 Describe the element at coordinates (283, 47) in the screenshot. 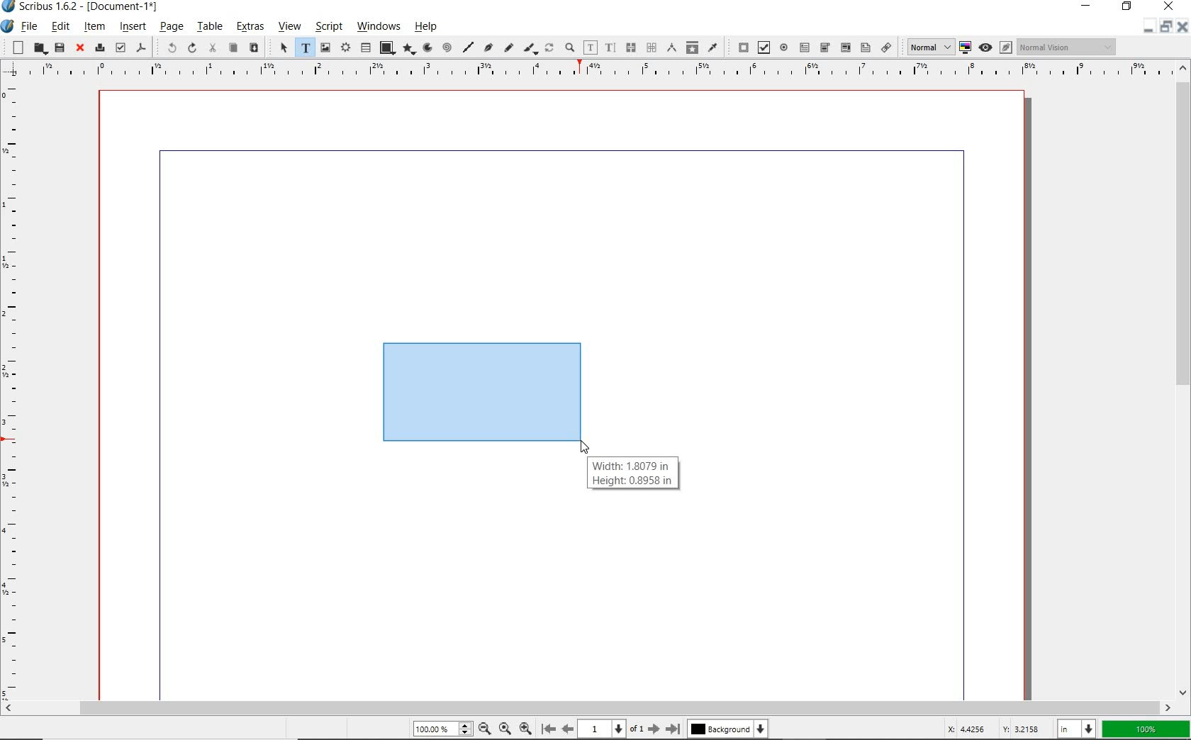

I see `select item` at that location.